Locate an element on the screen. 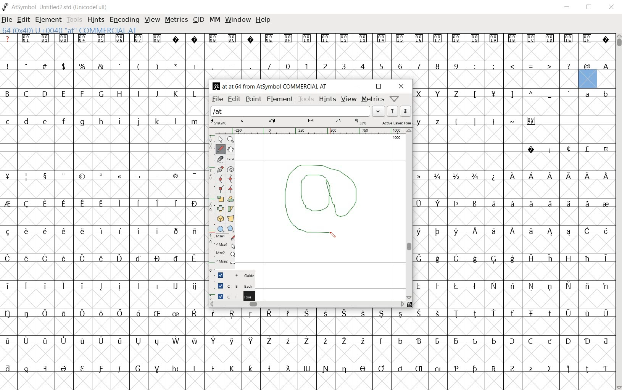 The width and height of the screenshot is (622, 390). SCROLLBAR is located at coordinates (618, 212).